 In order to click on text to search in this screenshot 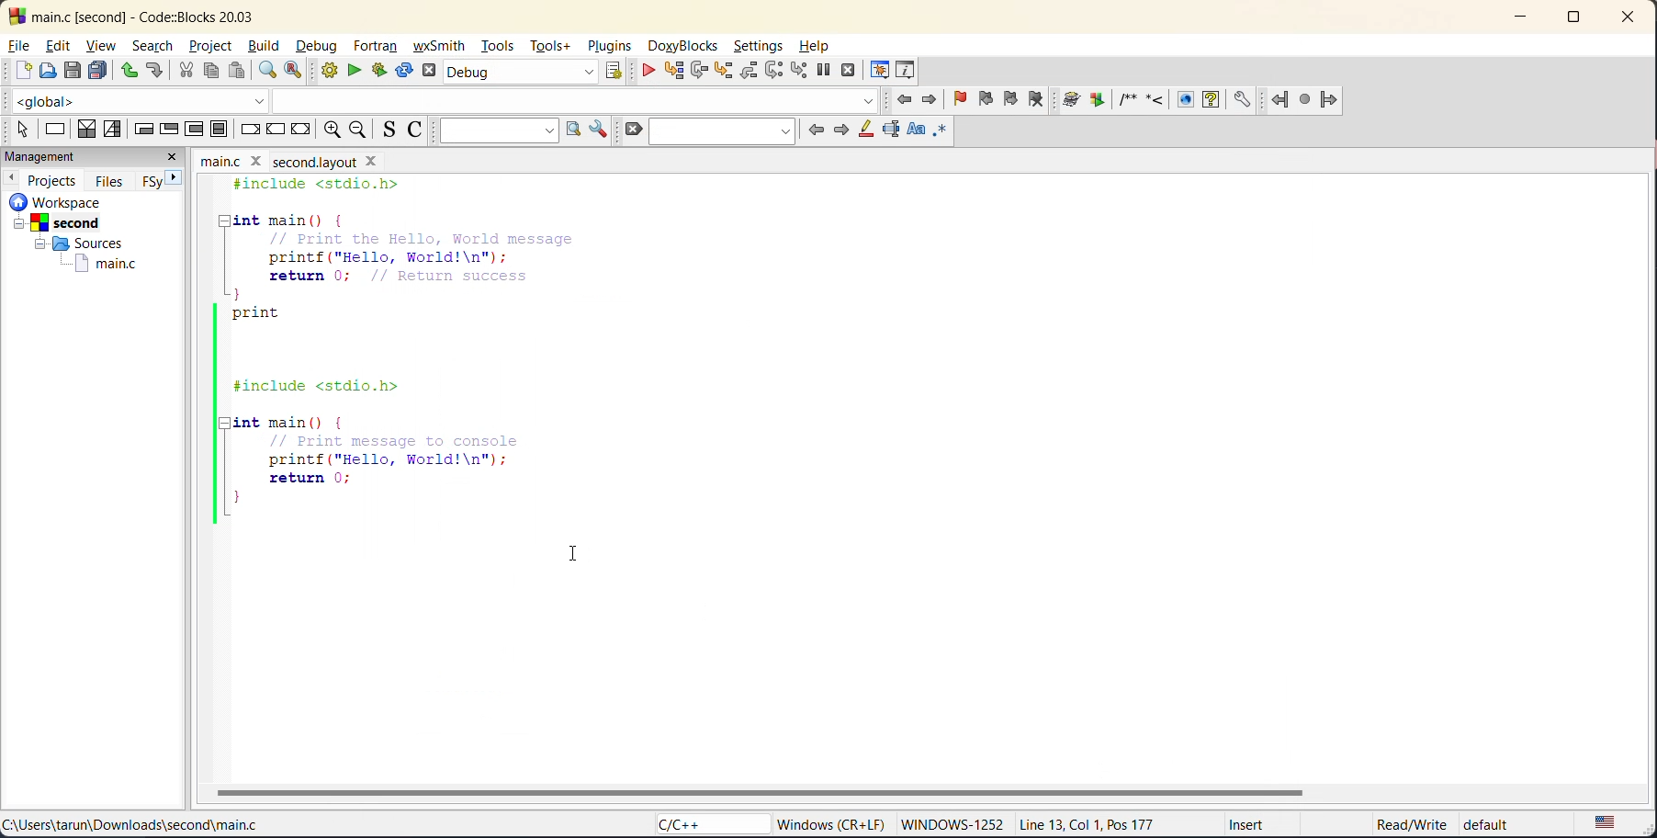, I will do `click(498, 130)`.